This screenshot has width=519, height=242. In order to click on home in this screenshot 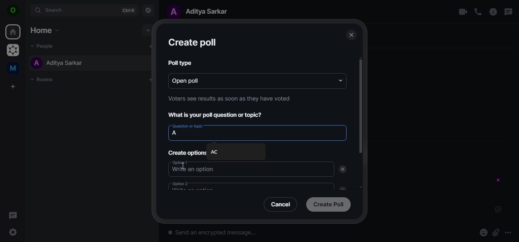, I will do `click(44, 30)`.